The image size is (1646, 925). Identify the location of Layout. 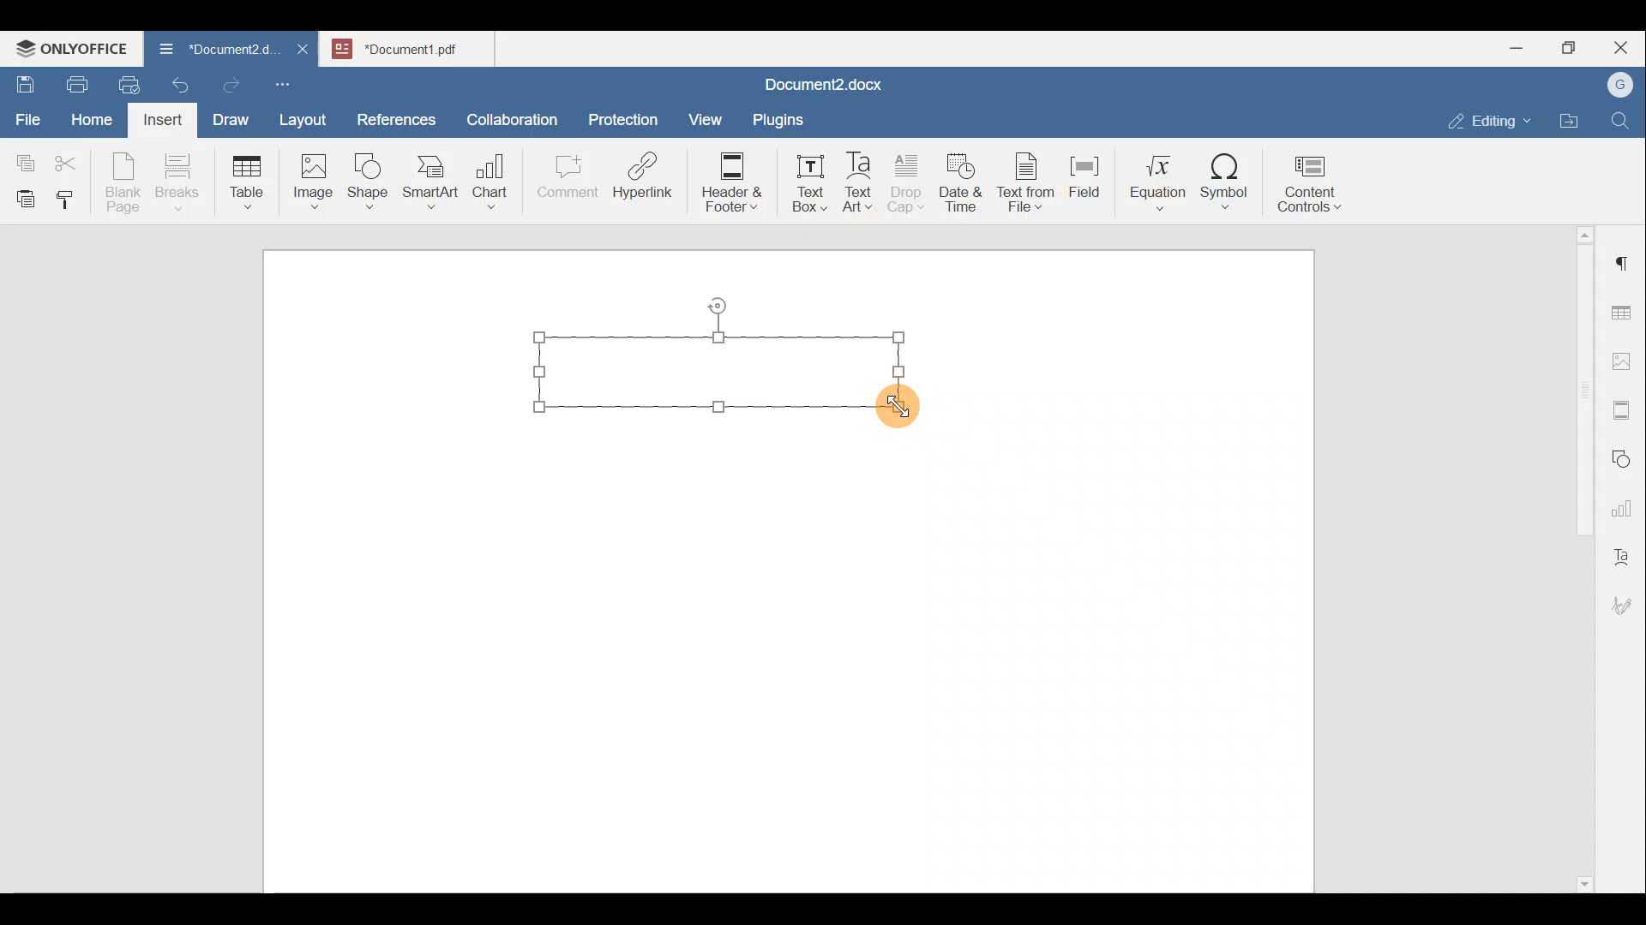
(307, 116).